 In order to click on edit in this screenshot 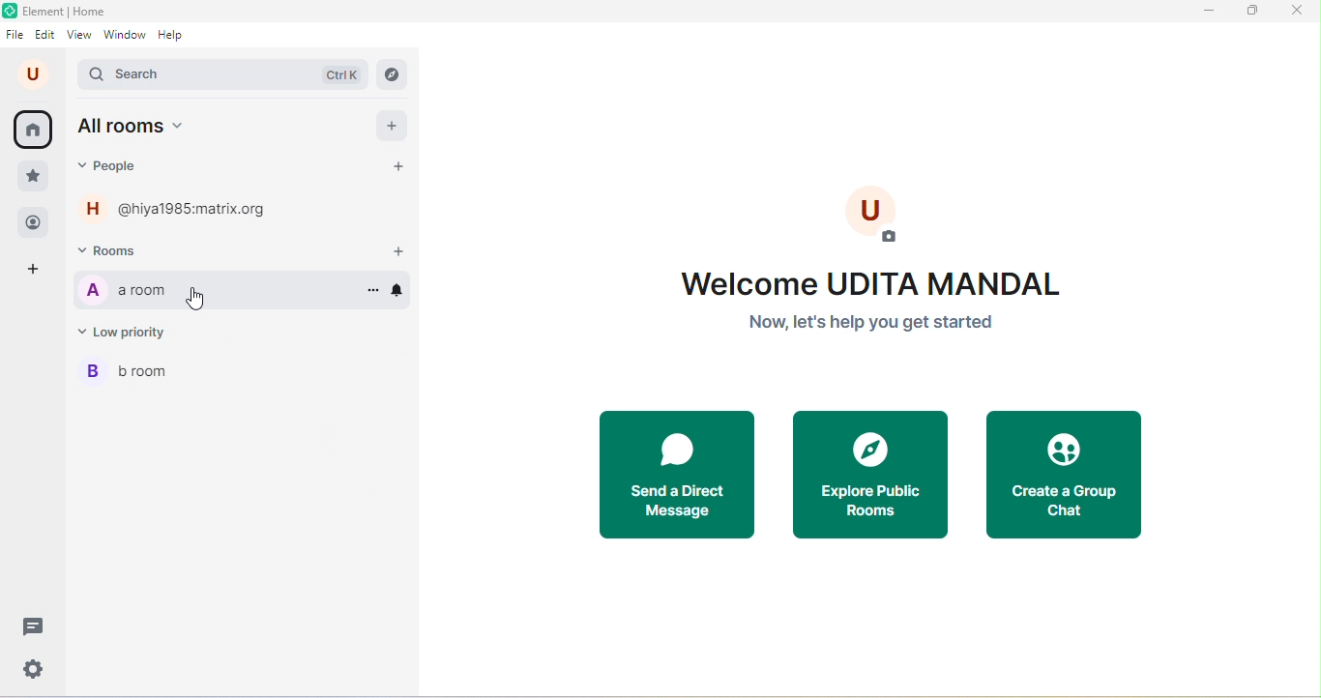, I will do `click(45, 36)`.